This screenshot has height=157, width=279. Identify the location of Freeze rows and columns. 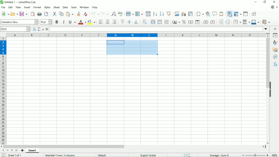
(238, 14).